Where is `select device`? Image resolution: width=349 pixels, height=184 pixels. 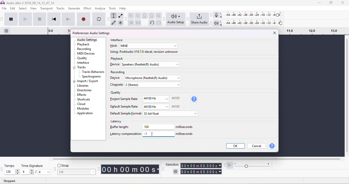
select device is located at coordinates (151, 65).